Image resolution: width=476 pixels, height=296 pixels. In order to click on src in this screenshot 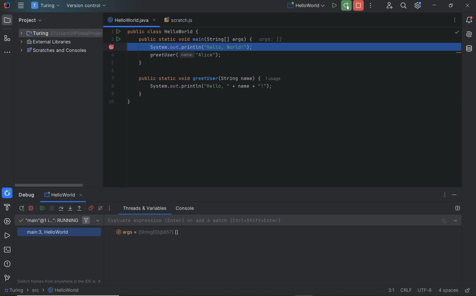, I will do `click(36, 291)`.